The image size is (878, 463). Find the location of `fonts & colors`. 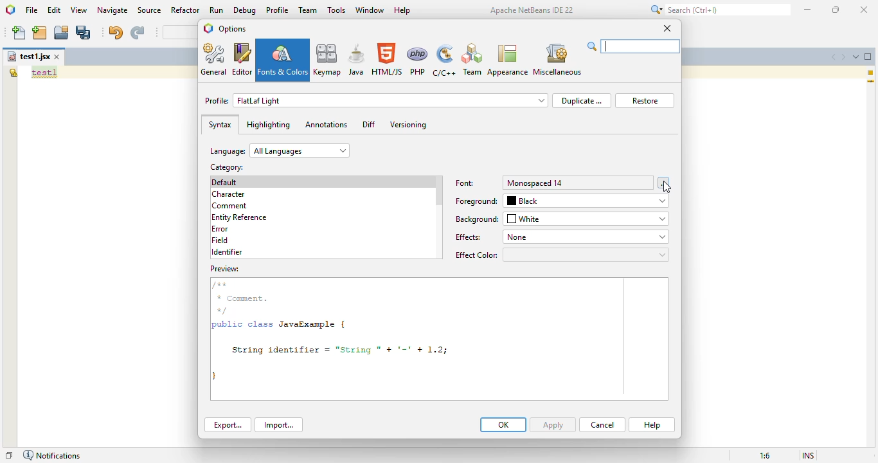

fonts & colors is located at coordinates (283, 60).